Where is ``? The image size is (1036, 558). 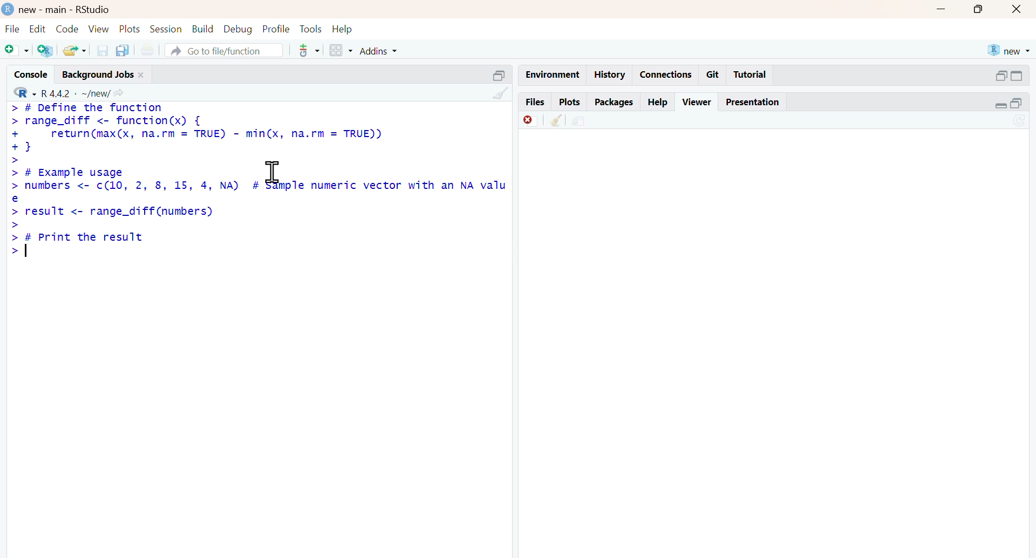
 is located at coordinates (501, 93).